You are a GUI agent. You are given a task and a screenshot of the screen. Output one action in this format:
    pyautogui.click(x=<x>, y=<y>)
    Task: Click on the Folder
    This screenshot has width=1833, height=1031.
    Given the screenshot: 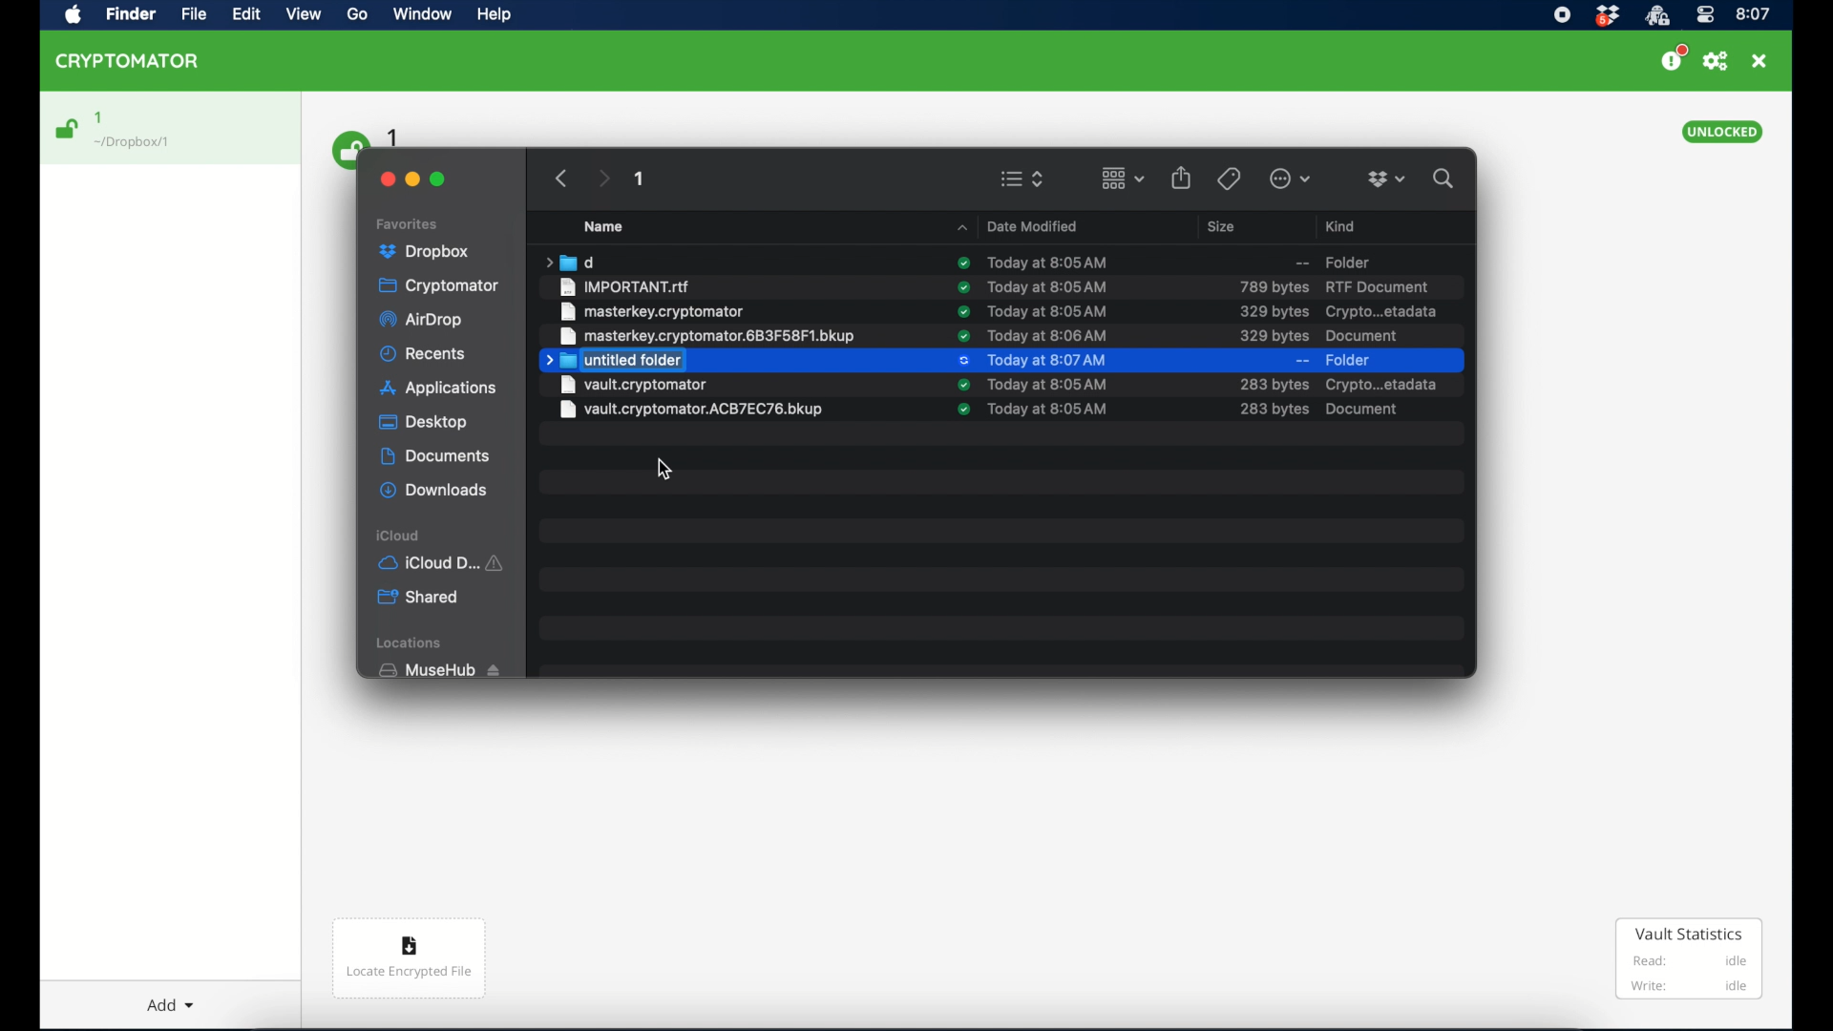 What is the action you would take?
    pyautogui.click(x=1332, y=259)
    